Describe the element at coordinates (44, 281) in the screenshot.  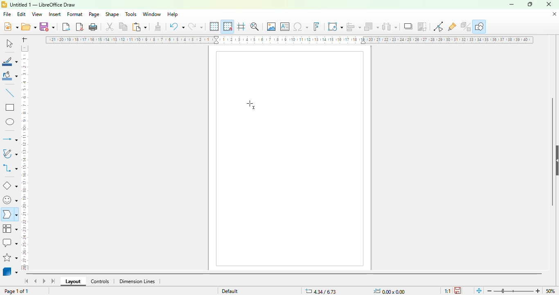
I see `scroll to next sheet` at that location.